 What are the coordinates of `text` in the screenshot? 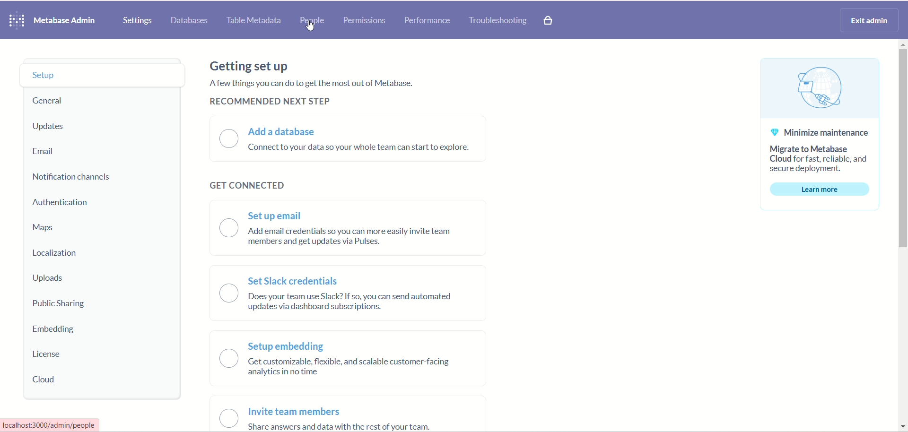 It's located at (355, 237).